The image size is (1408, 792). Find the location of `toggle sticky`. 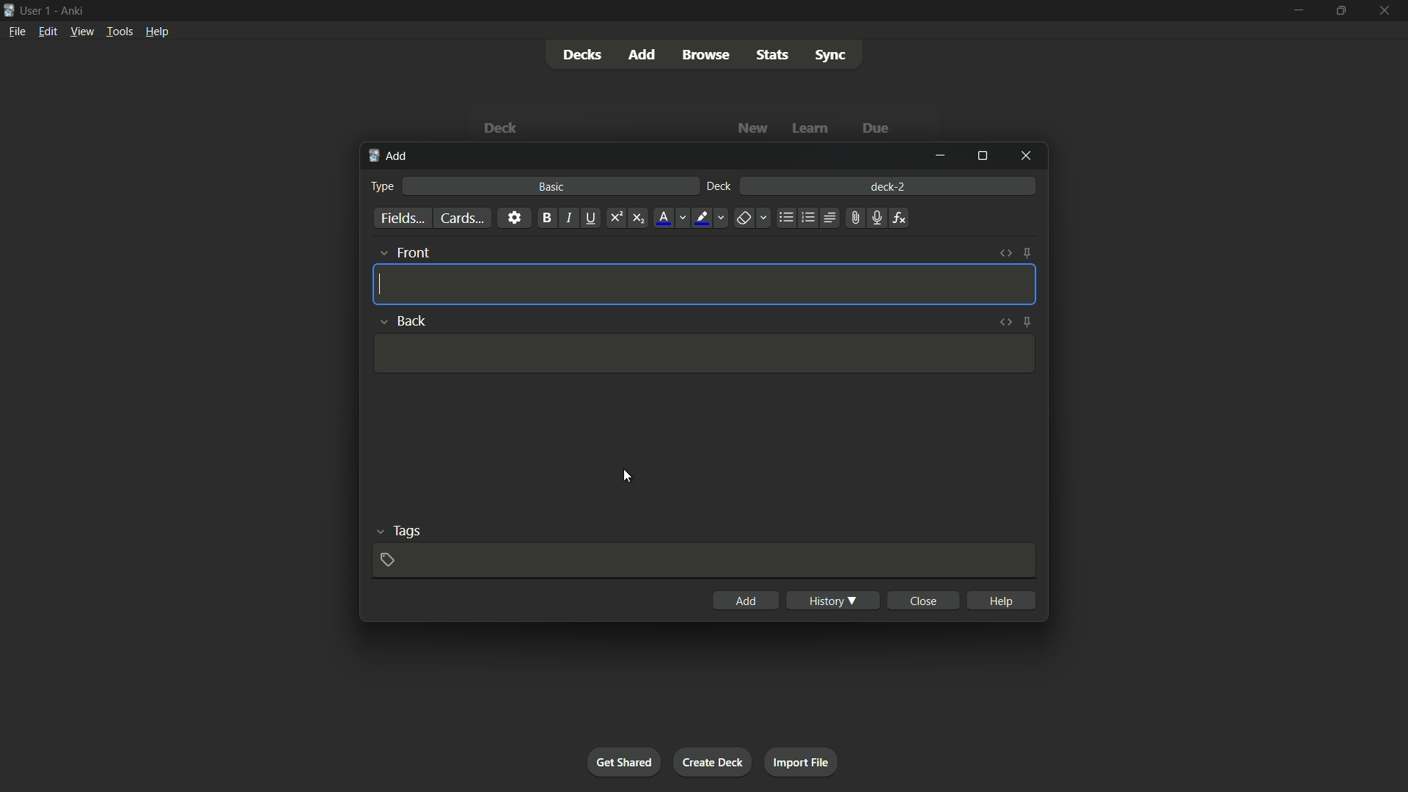

toggle sticky is located at coordinates (1027, 321).